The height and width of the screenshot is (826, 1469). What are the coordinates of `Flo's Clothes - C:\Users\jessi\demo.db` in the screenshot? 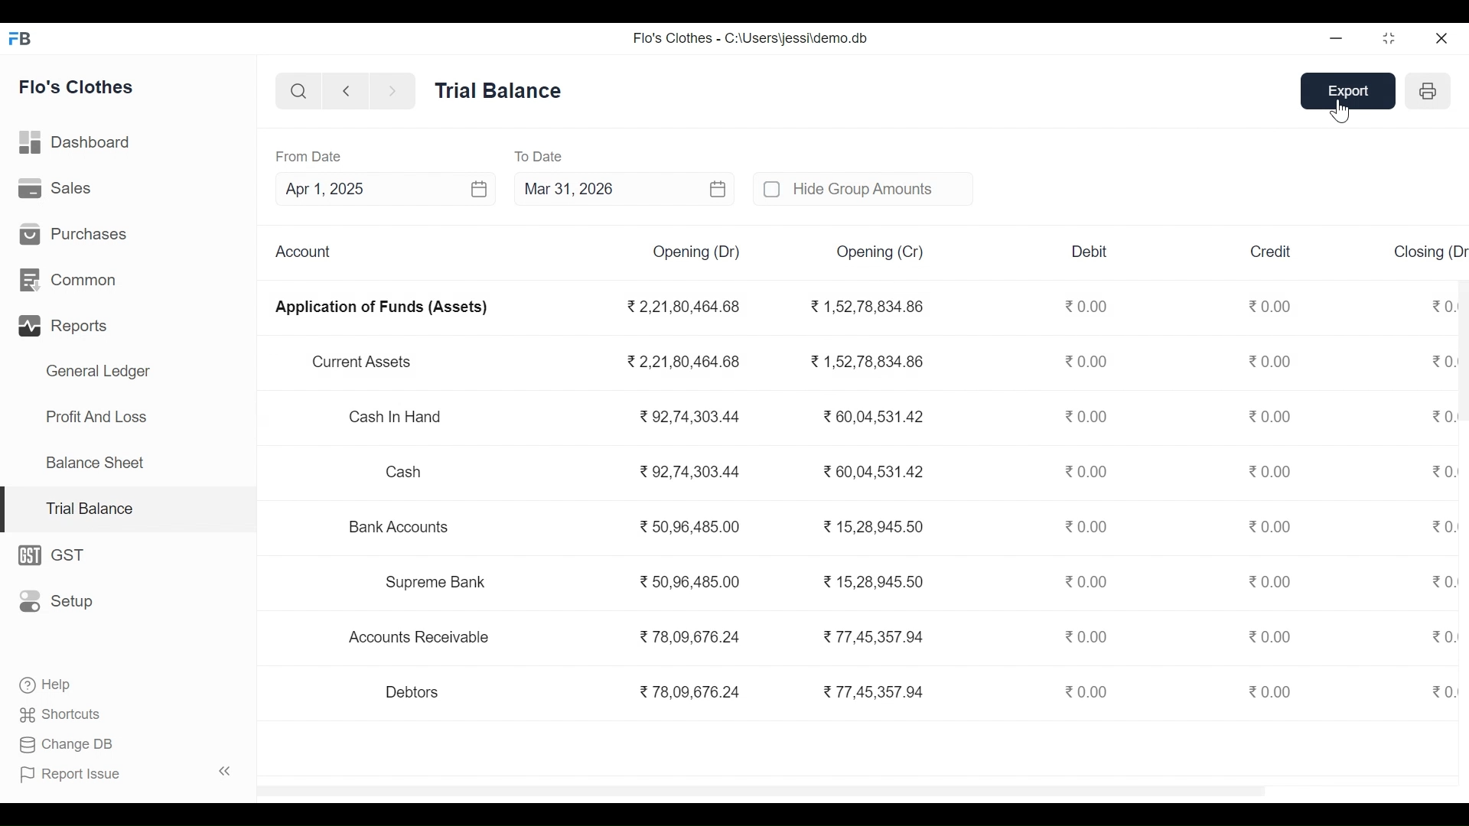 It's located at (751, 39).